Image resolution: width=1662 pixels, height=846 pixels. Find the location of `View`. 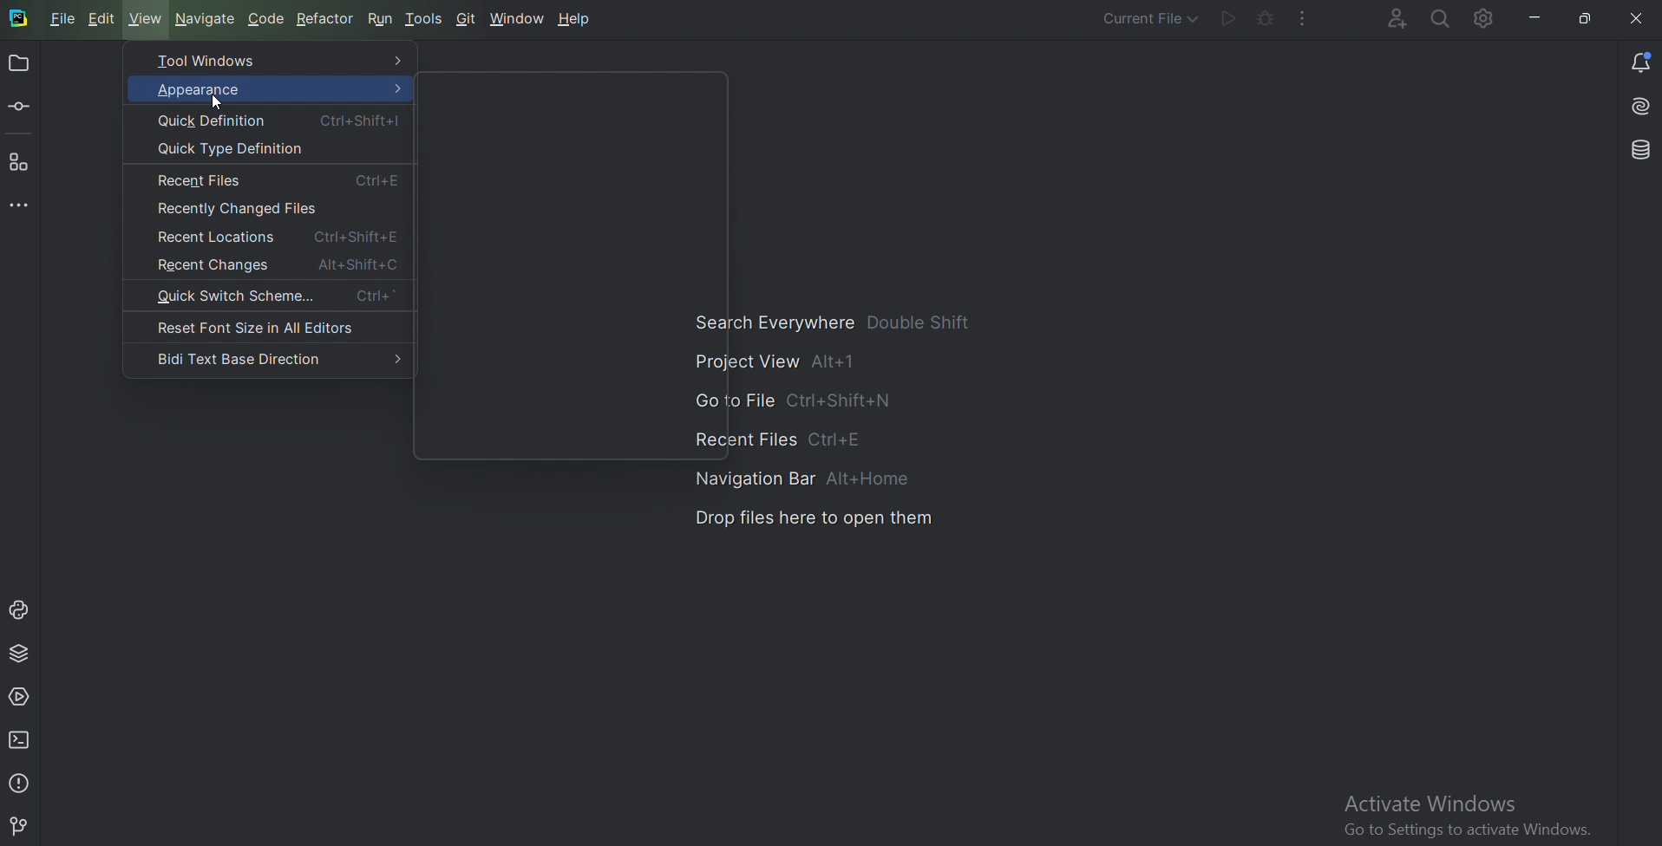

View is located at coordinates (145, 18).